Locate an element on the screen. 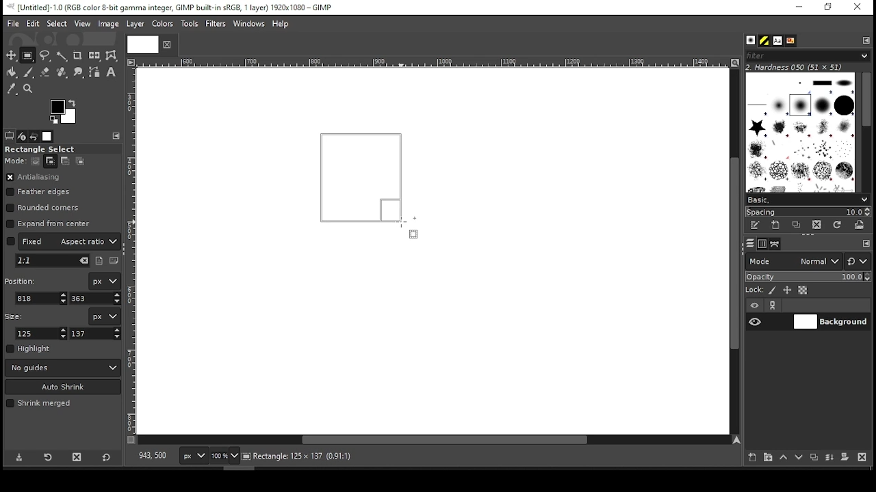 The width and height of the screenshot is (876, 492). paths tool is located at coordinates (95, 73).